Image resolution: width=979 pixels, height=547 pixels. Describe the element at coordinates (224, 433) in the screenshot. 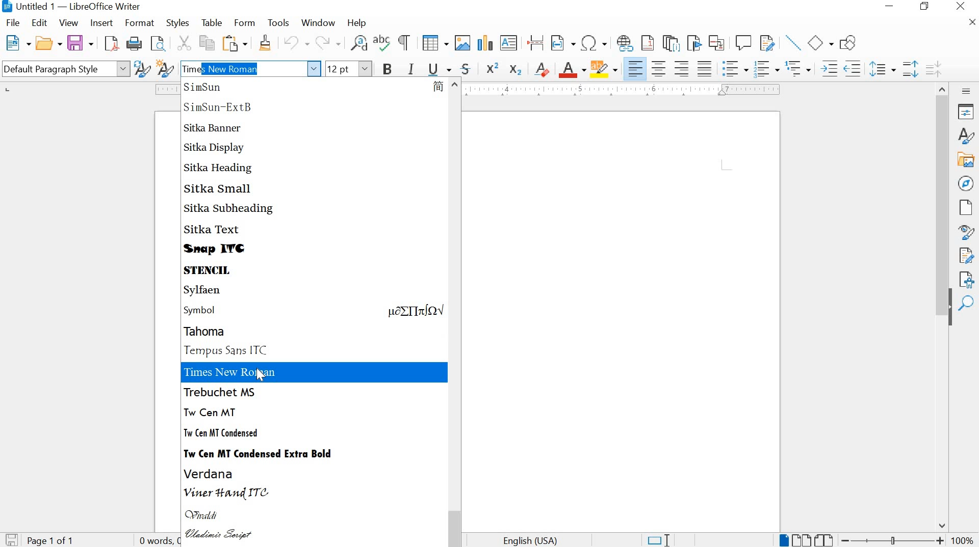

I see `TW CEN MT CONDENSED` at that location.